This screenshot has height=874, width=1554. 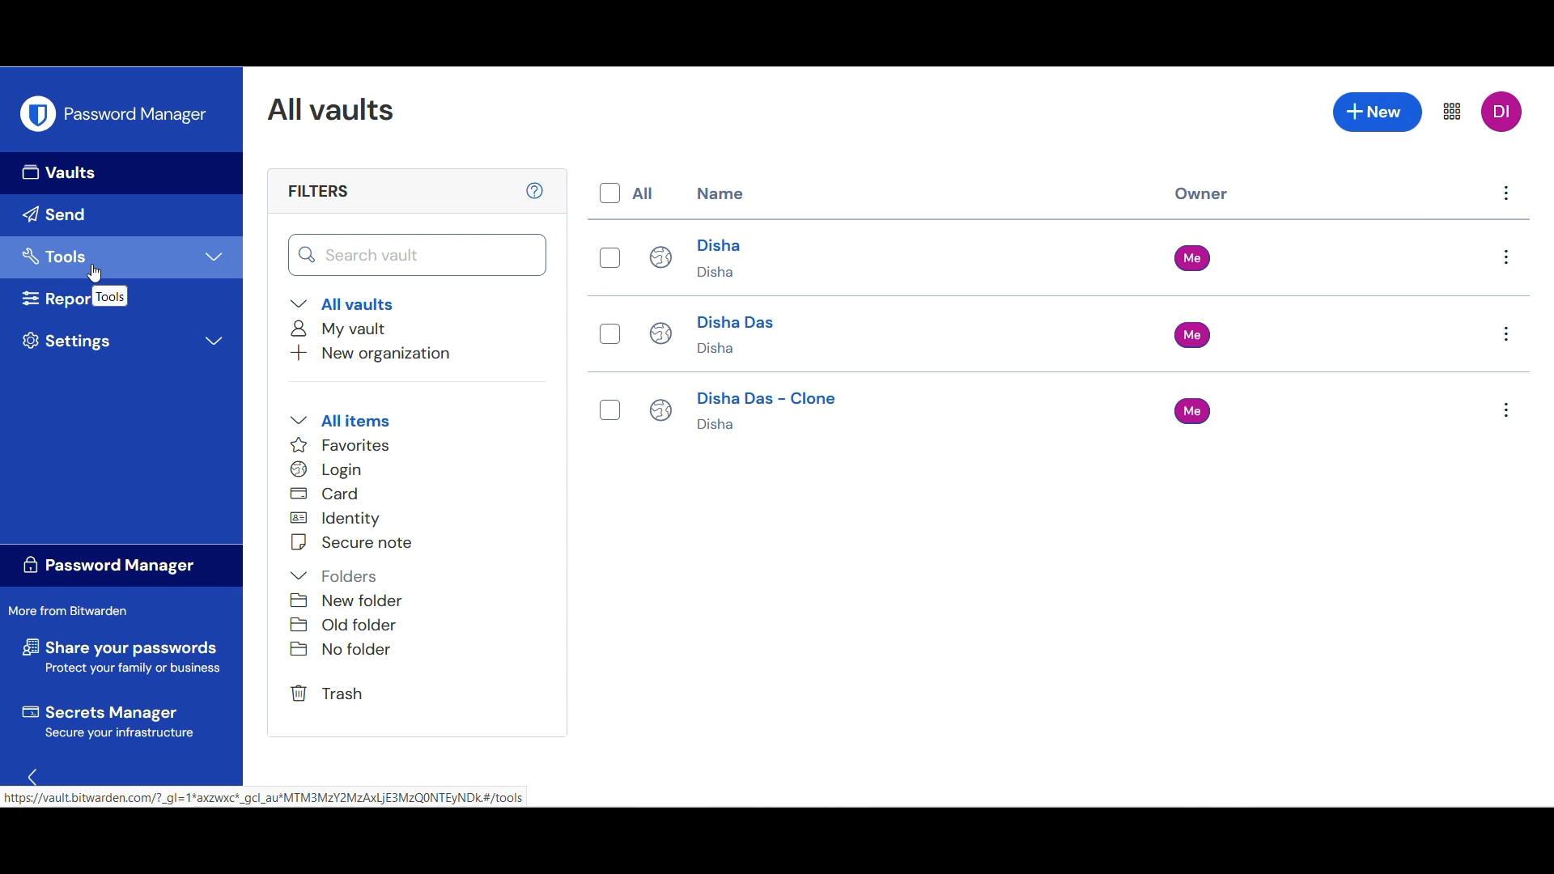 I want to click on Toggle on/off for Disha Das, so click(x=610, y=333).